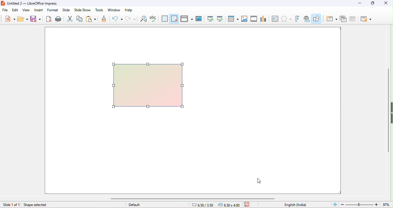  What do you see at coordinates (332, 19) in the screenshot?
I see `new slide` at bounding box center [332, 19].